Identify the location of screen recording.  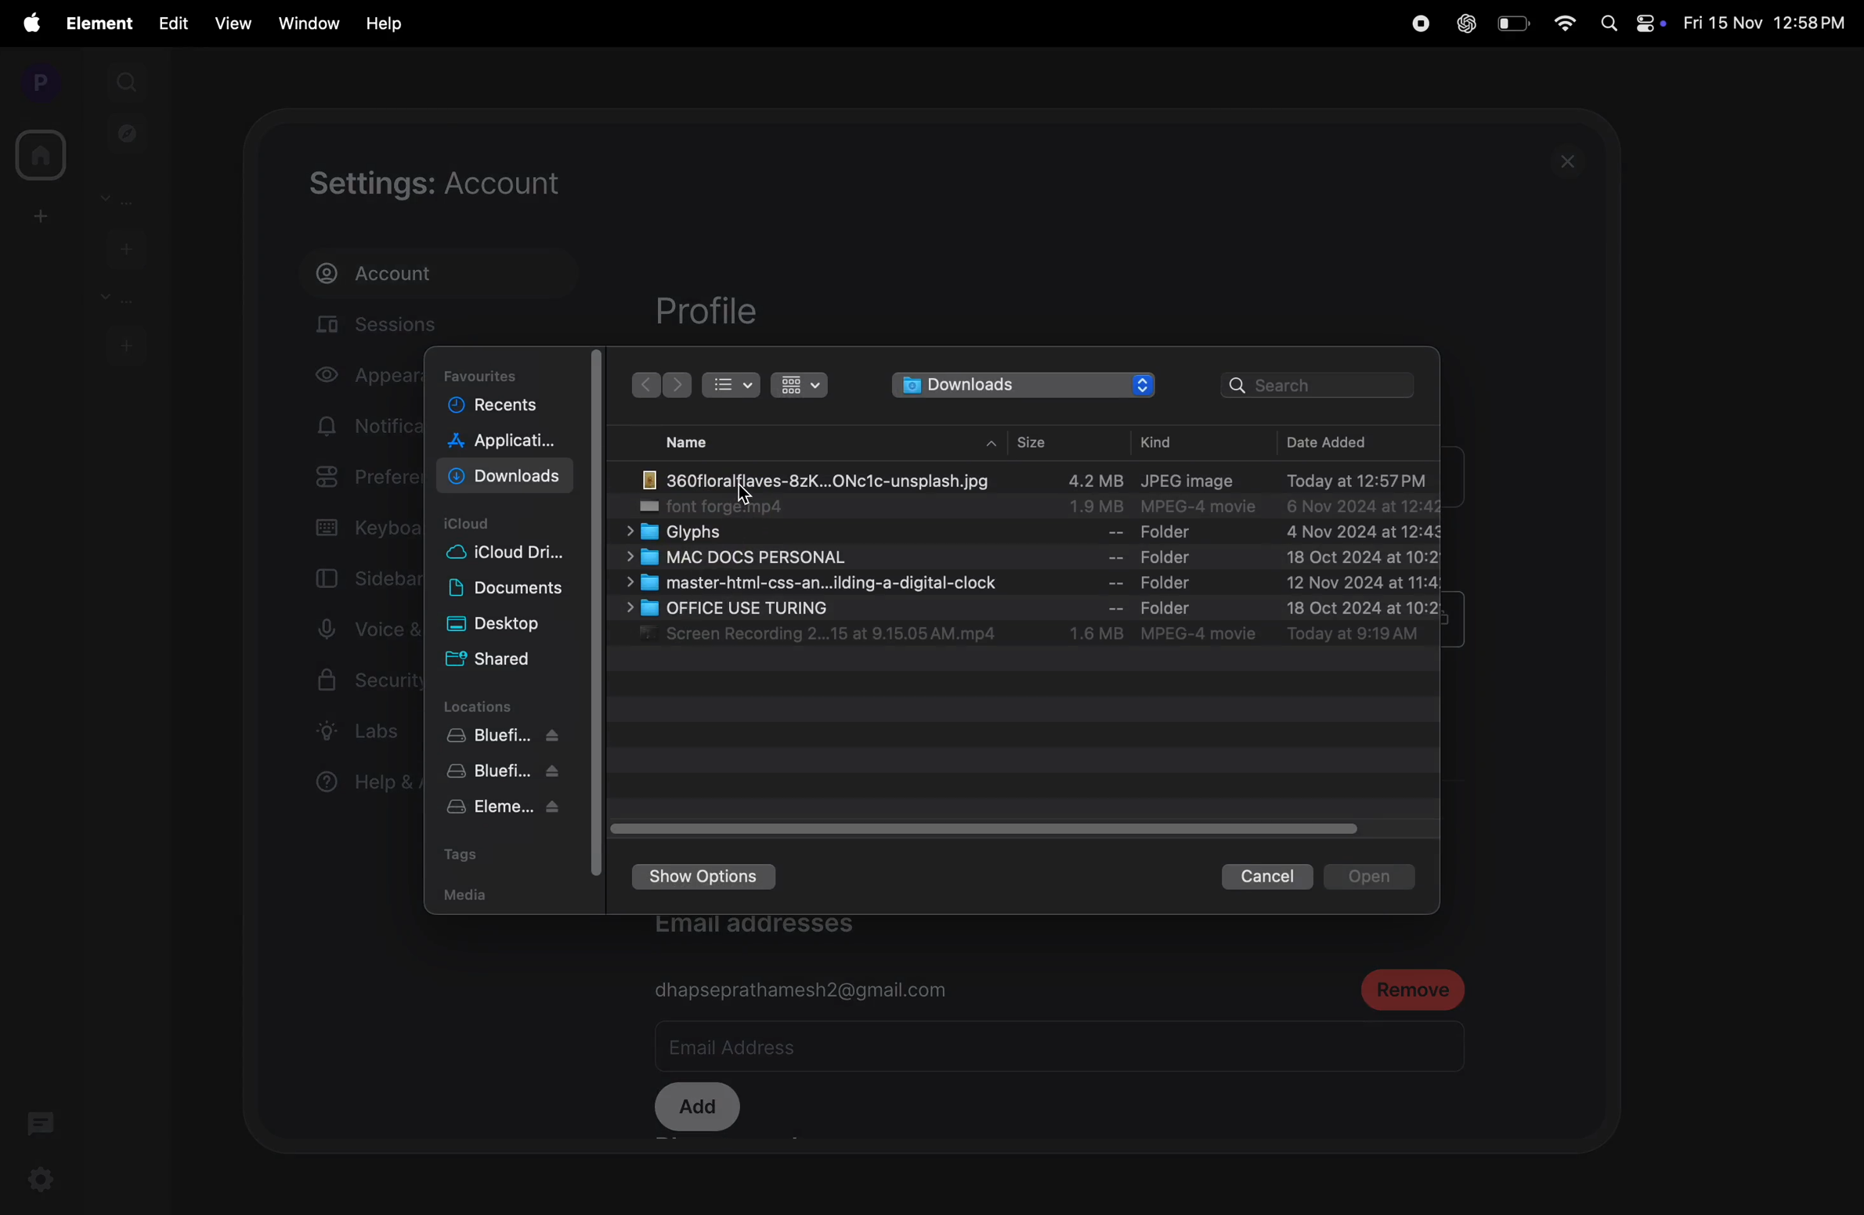
(1028, 637).